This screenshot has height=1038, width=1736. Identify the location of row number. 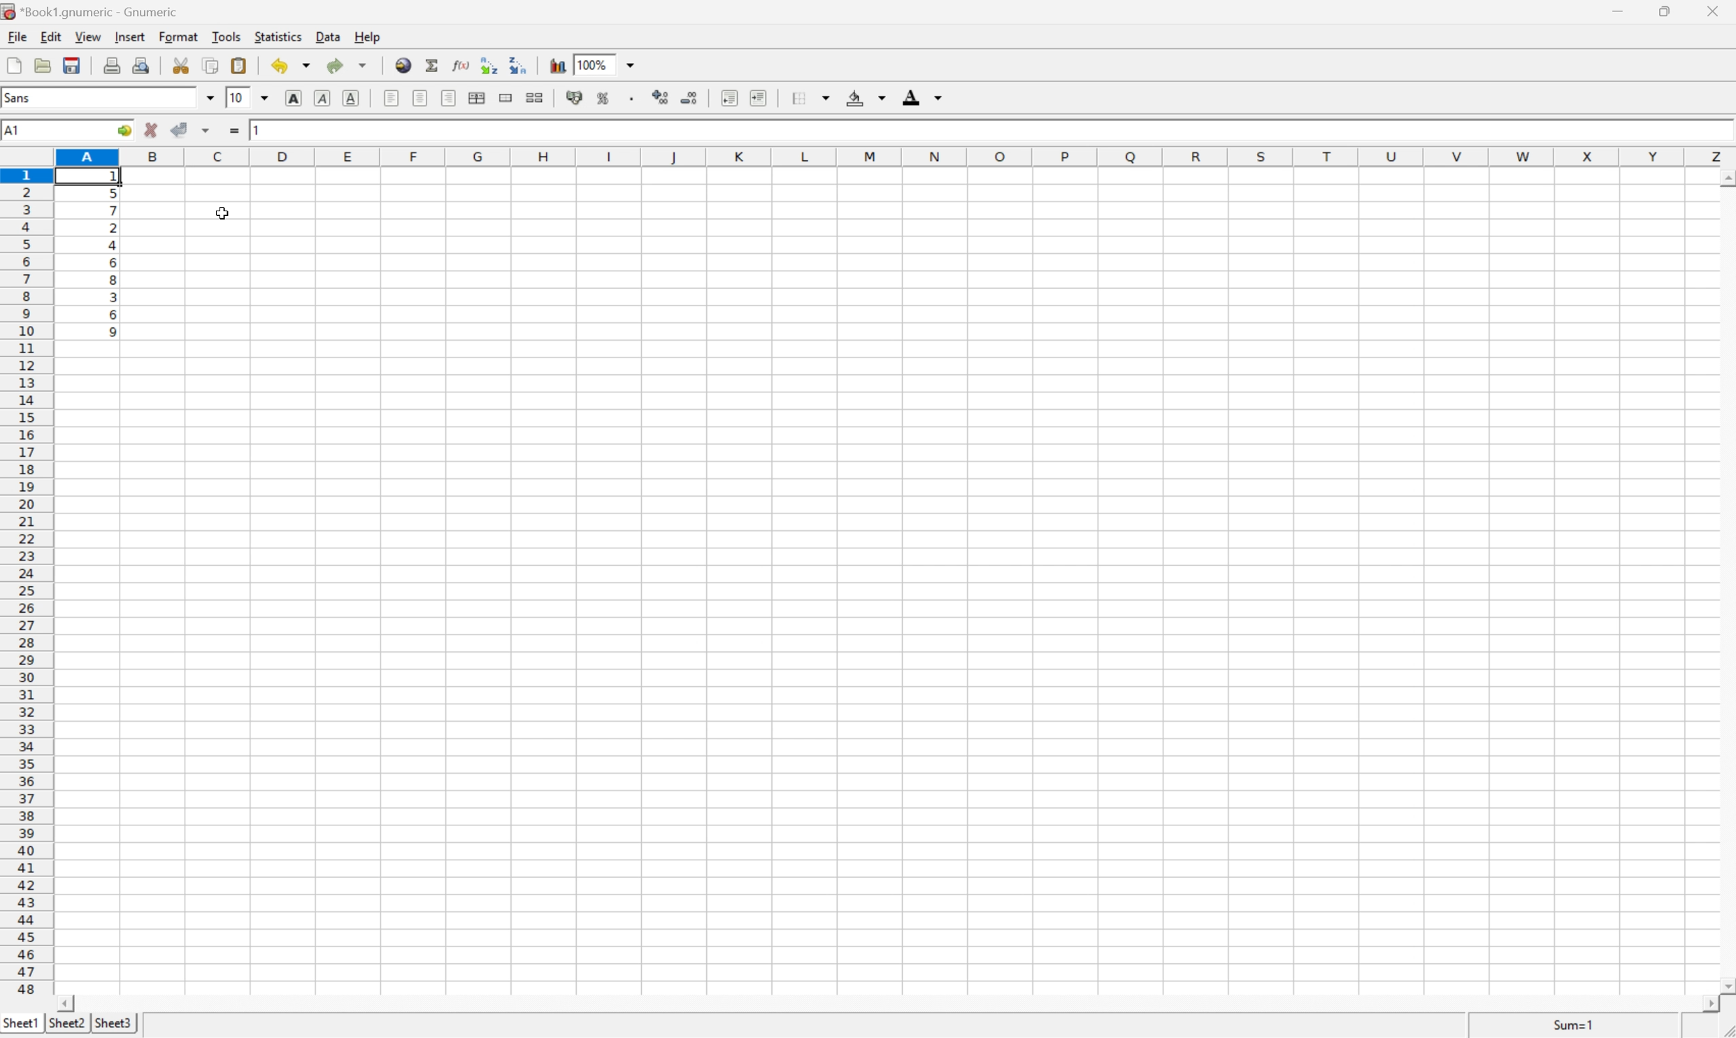
(25, 582).